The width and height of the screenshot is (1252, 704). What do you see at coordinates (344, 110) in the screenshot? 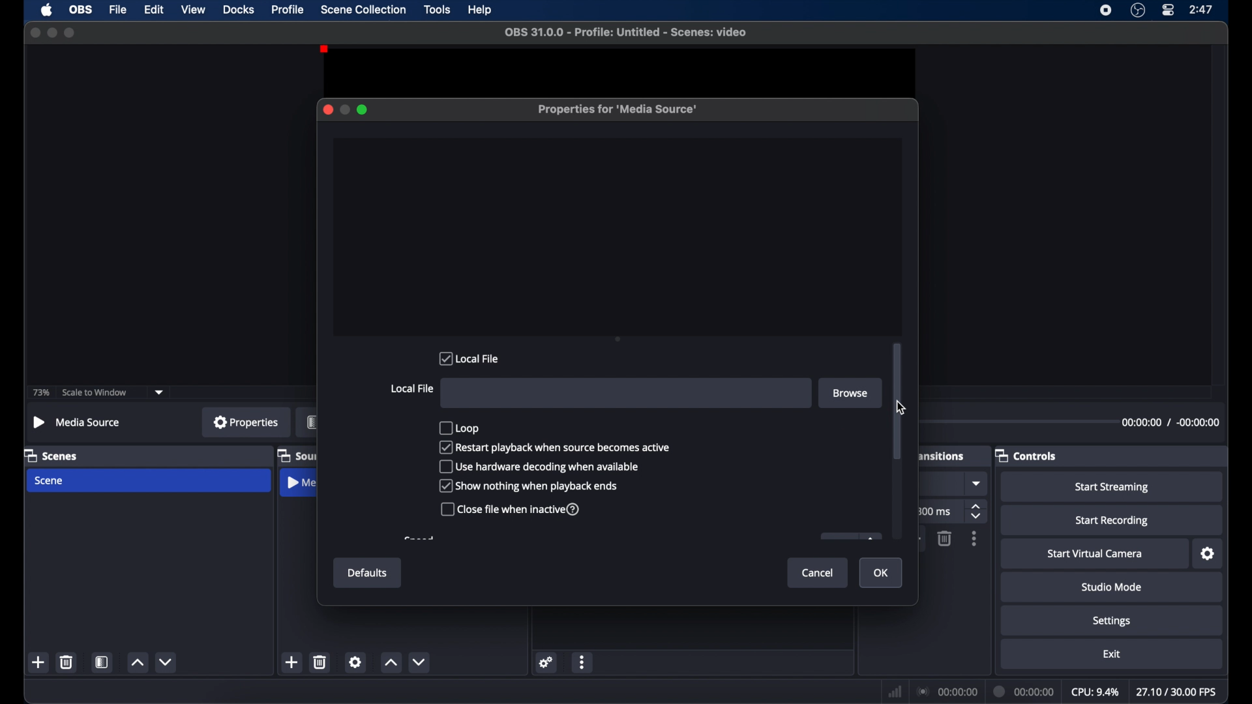
I see `minimize` at bounding box center [344, 110].